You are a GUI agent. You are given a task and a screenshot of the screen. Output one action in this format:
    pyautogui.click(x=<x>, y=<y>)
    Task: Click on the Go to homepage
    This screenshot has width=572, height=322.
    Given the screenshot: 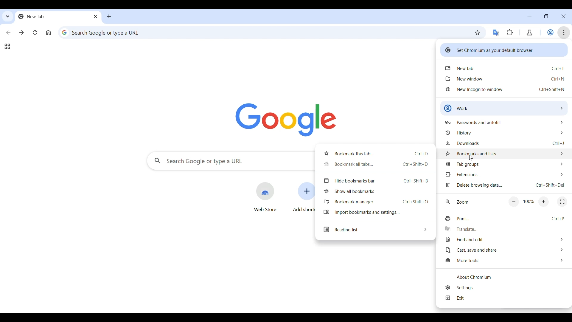 What is the action you would take?
    pyautogui.click(x=48, y=32)
    